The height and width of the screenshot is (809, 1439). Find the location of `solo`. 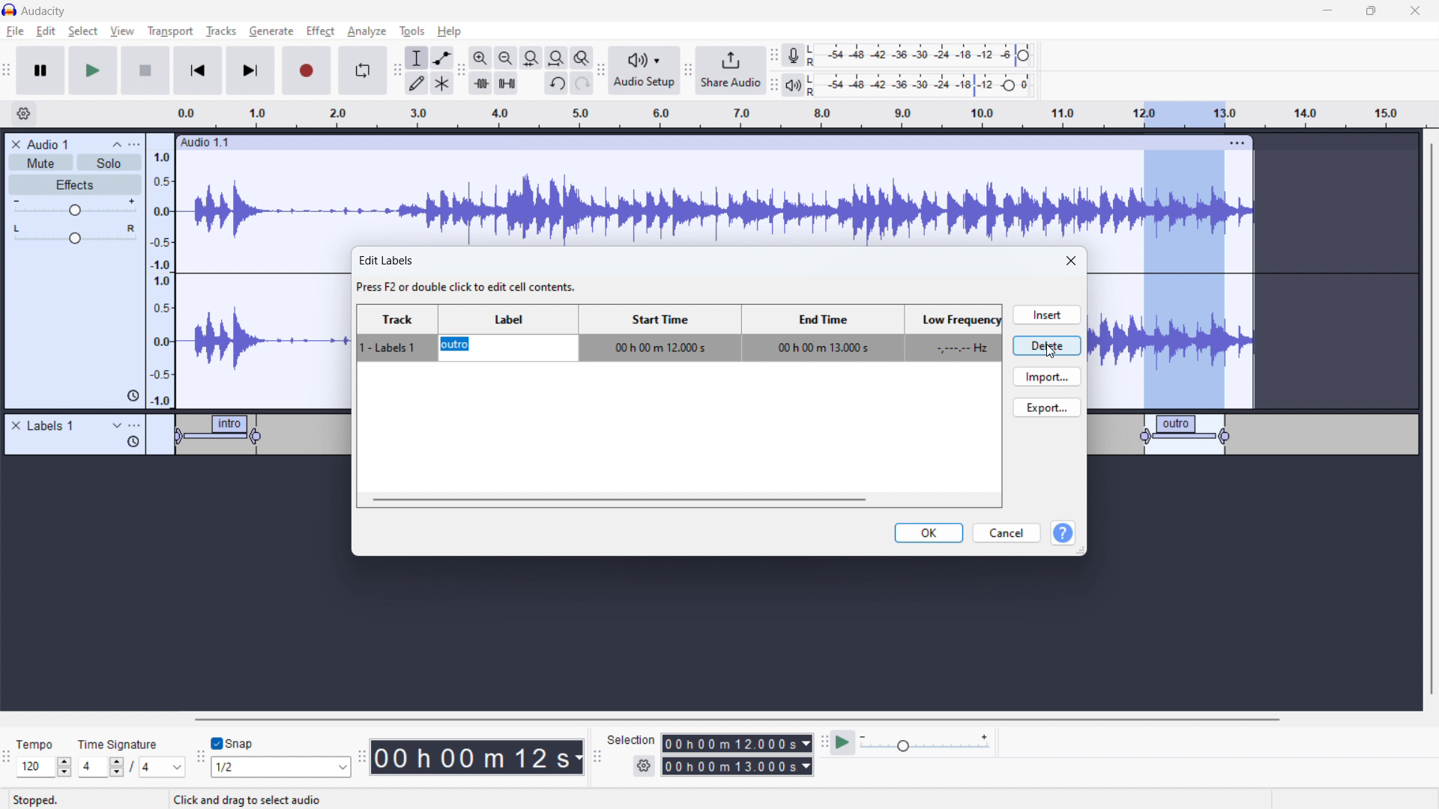

solo is located at coordinates (109, 163).